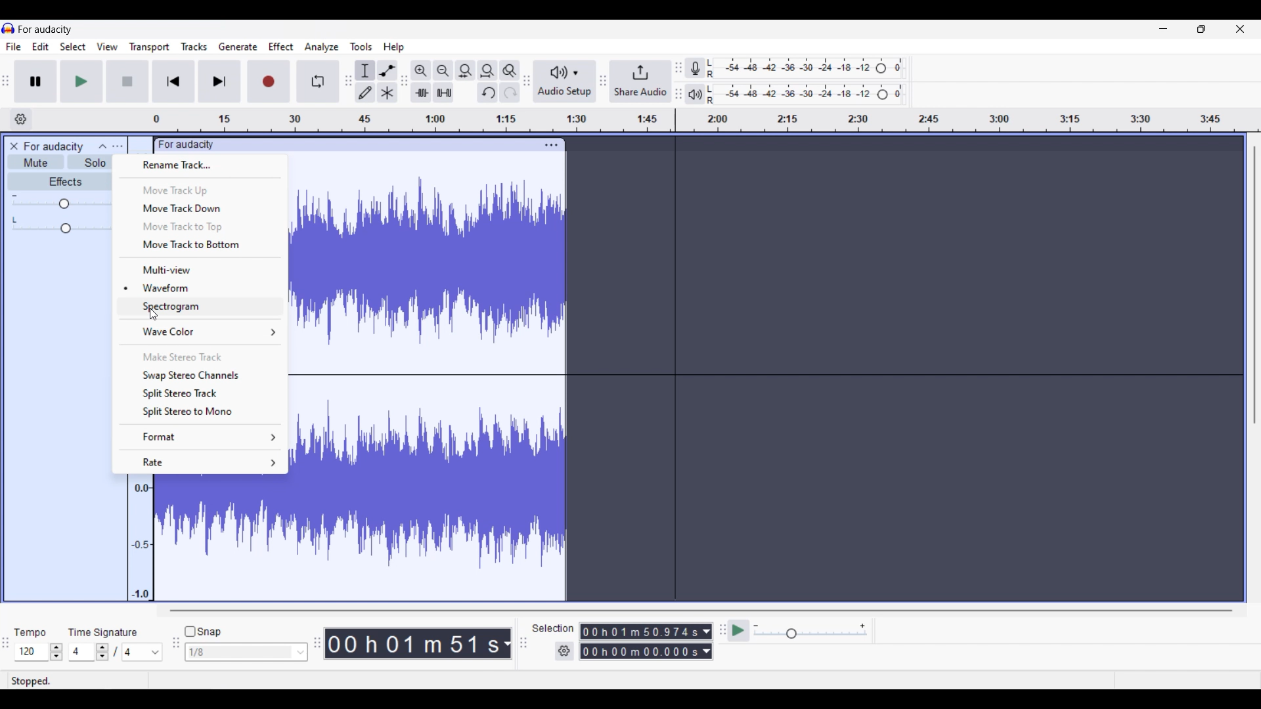 This screenshot has width=1261, height=709. What do you see at coordinates (200, 307) in the screenshot?
I see `Spectogram` at bounding box center [200, 307].